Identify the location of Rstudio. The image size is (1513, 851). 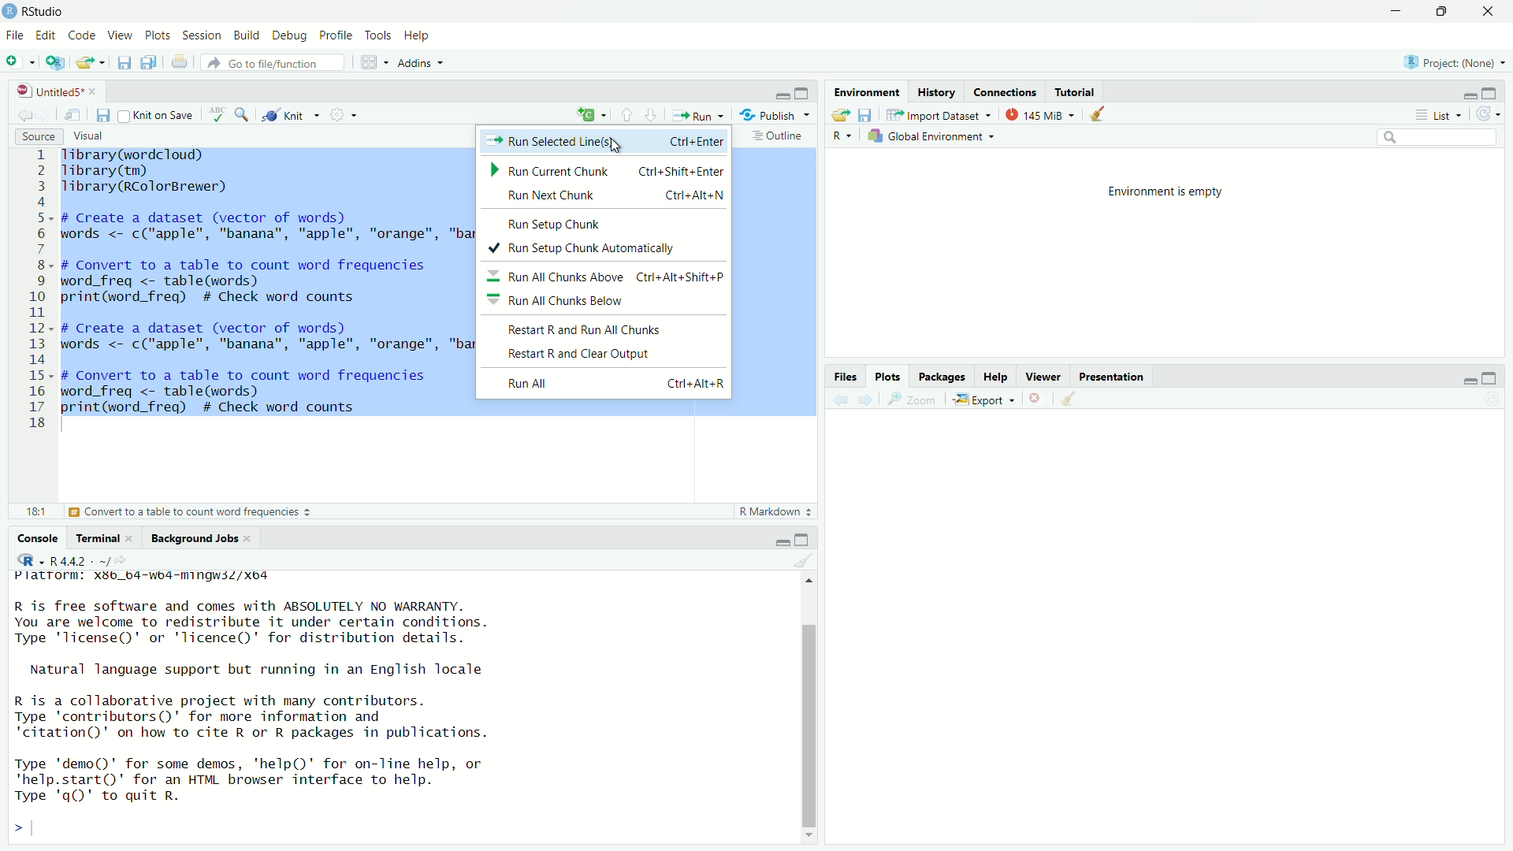
(36, 10).